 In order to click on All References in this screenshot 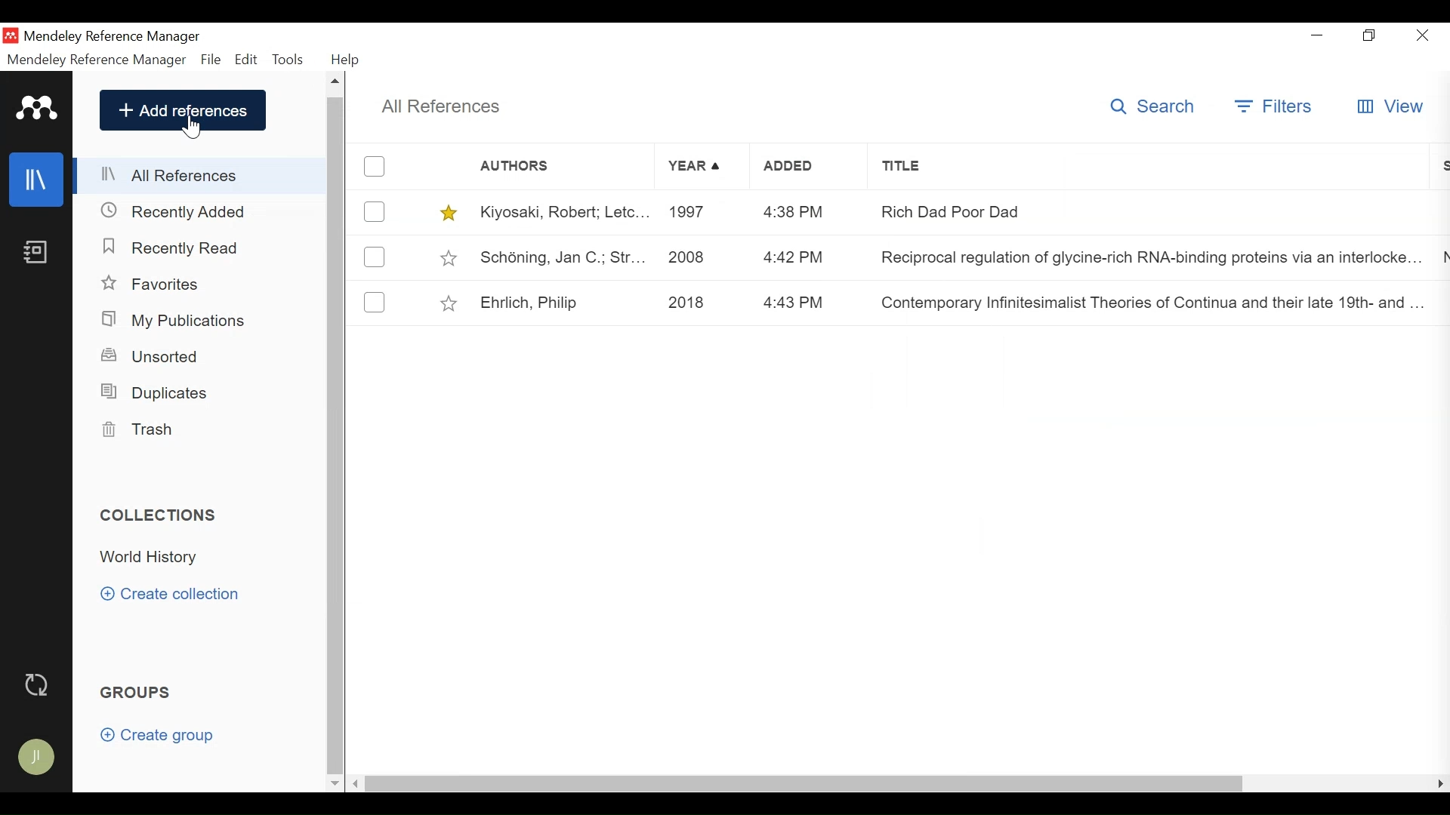, I will do `click(199, 176)`.